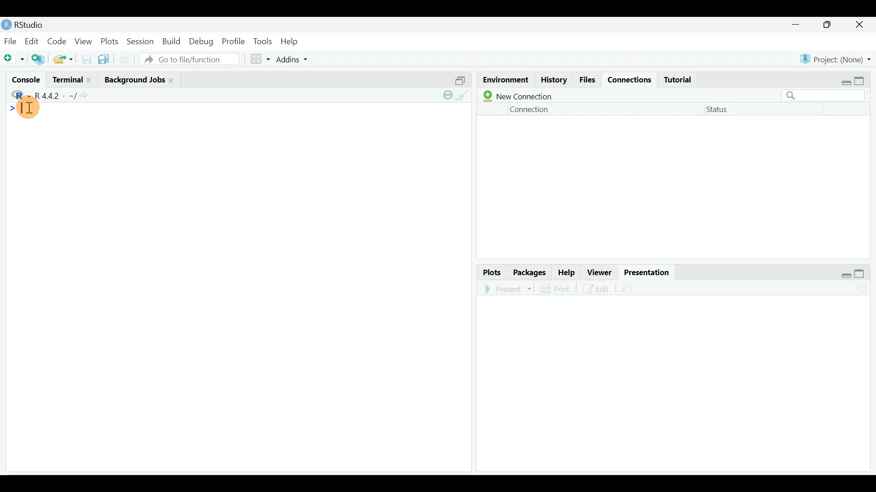  What do you see at coordinates (641, 288) in the screenshot?
I see `Present in an external web browser` at bounding box center [641, 288].